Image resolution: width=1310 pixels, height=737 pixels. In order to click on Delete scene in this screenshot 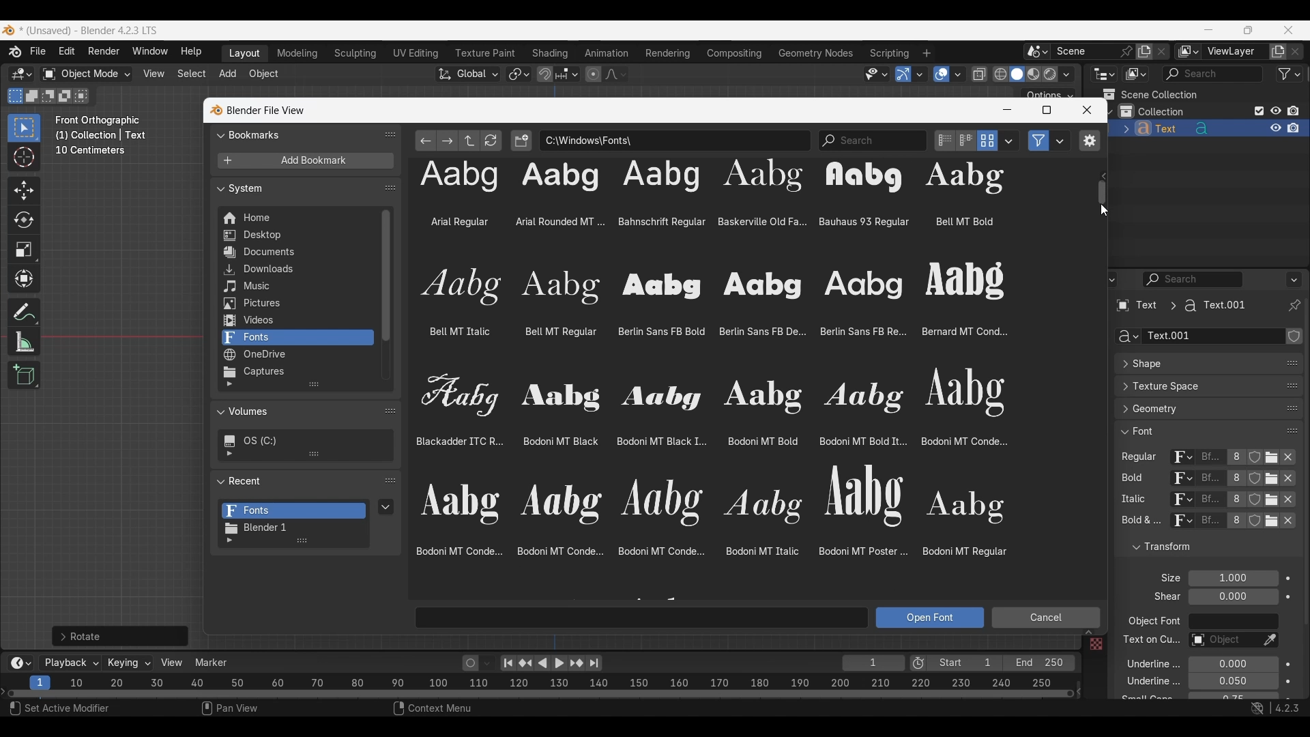, I will do `click(1161, 52)`.